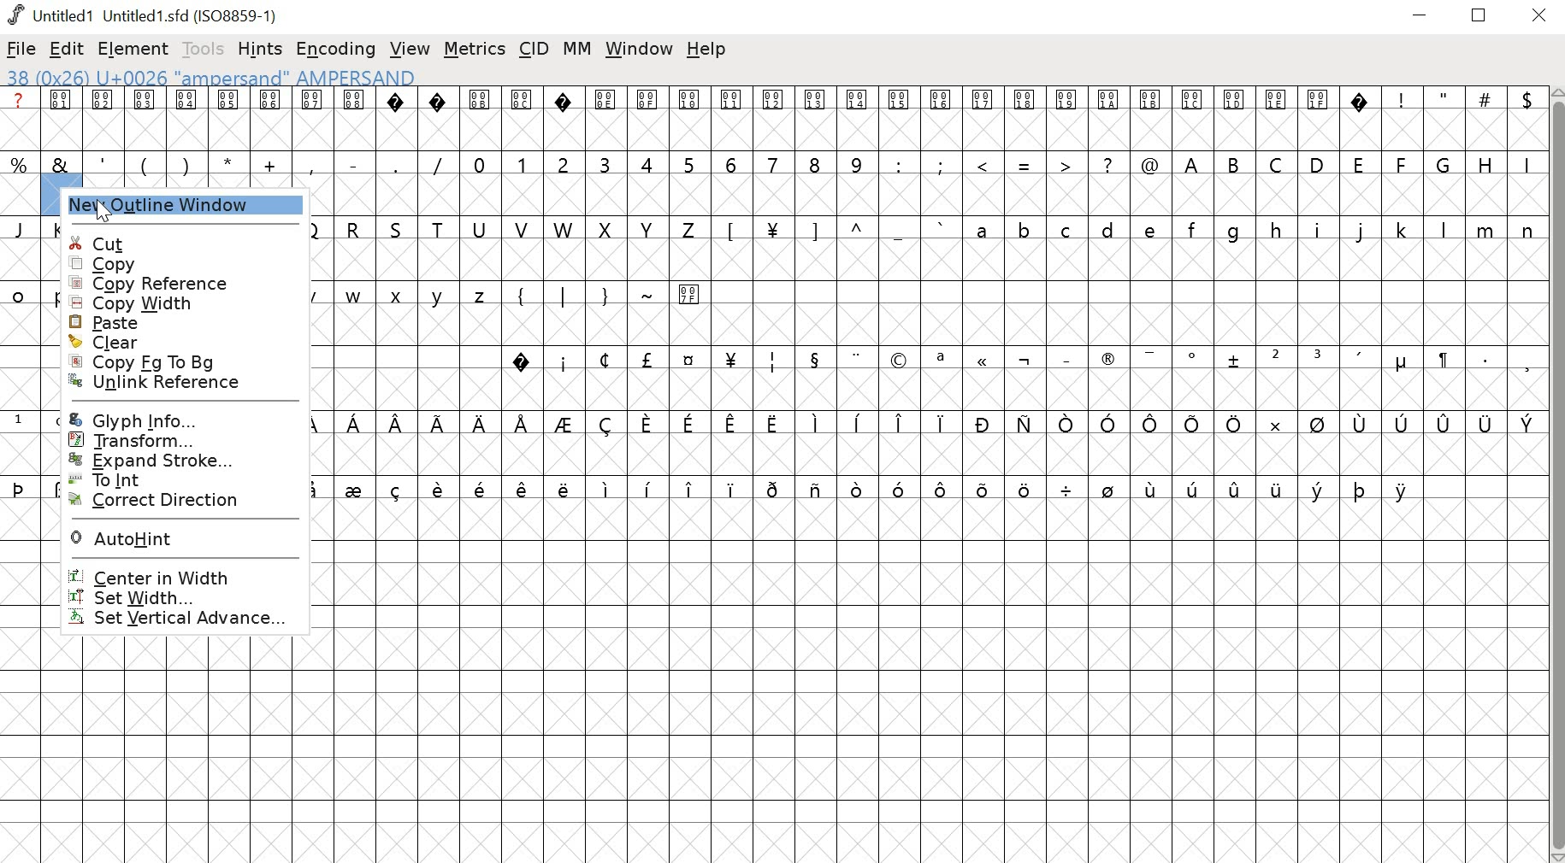 This screenshot has height=863, width=1565. I want to click on symbol, so click(1527, 422).